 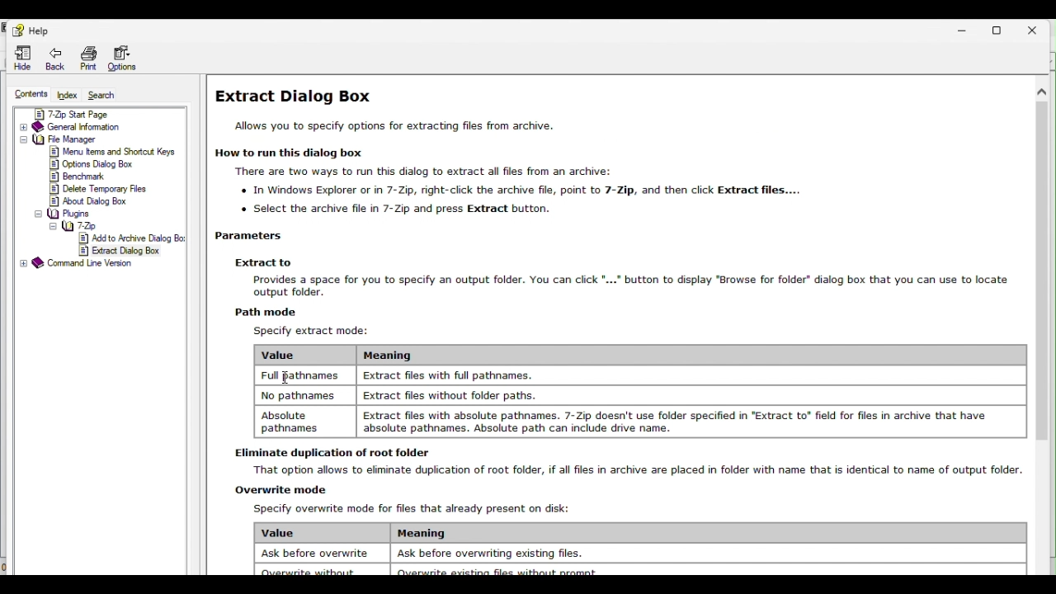 I want to click on back, so click(x=55, y=58).